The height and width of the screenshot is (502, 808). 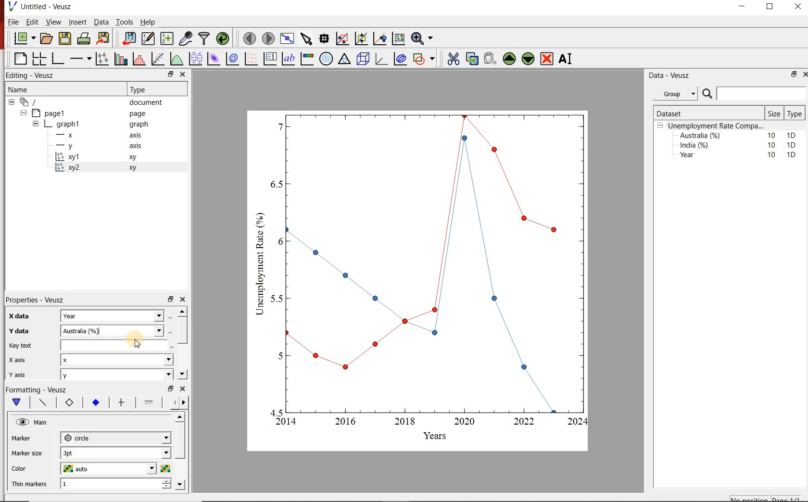 What do you see at coordinates (679, 75) in the screenshot?
I see `Data - Veusz` at bounding box center [679, 75].